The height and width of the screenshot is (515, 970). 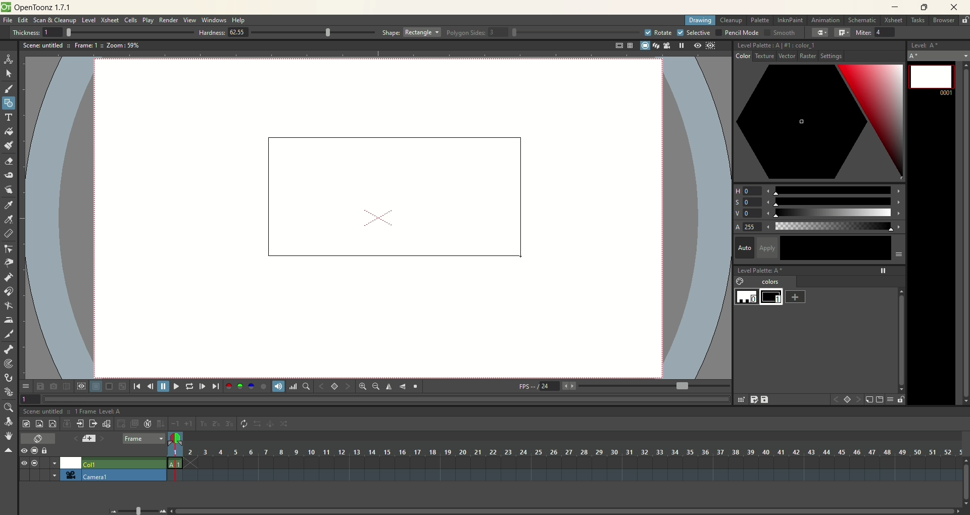 What do you see at coordinates (9, 436) in the screenshot?
I see `hand` at bounding box center [9, 436].